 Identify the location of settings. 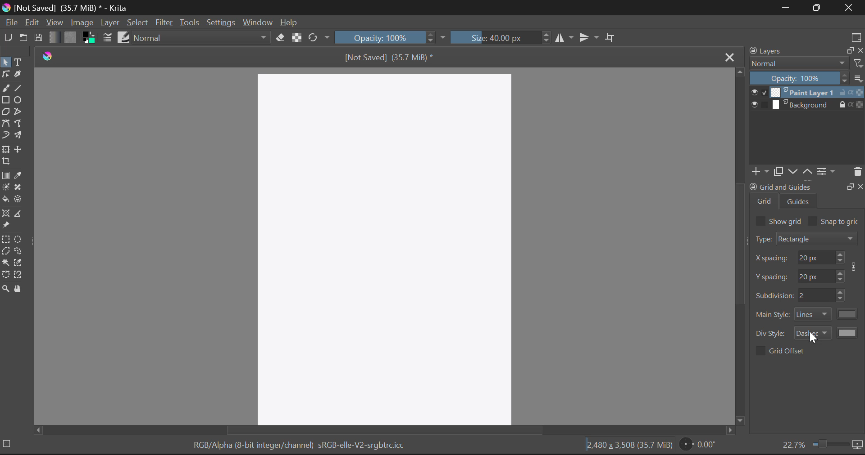
(826, 171).